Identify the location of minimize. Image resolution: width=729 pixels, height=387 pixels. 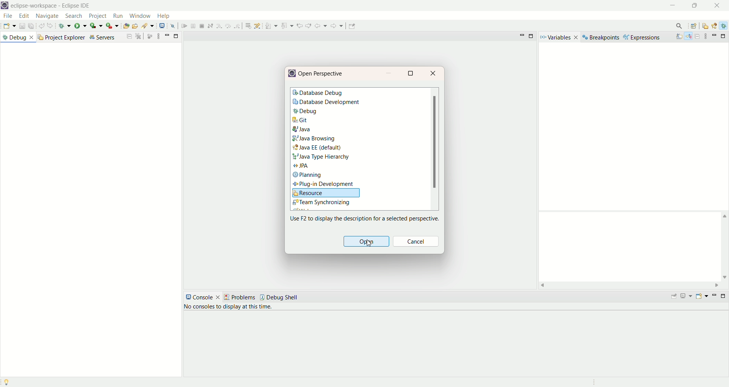
(715, 36).